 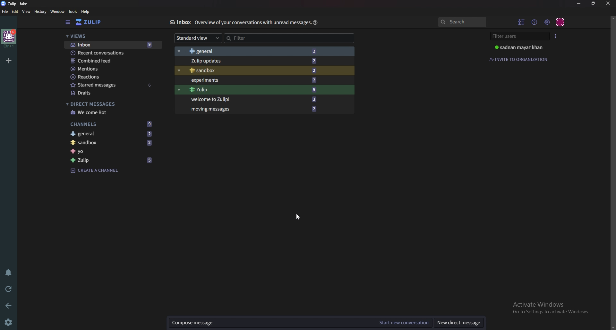 What do you see at coordinates (547, 22) in the screenshot?
I see `main menu` at bounding box center [547, 22].